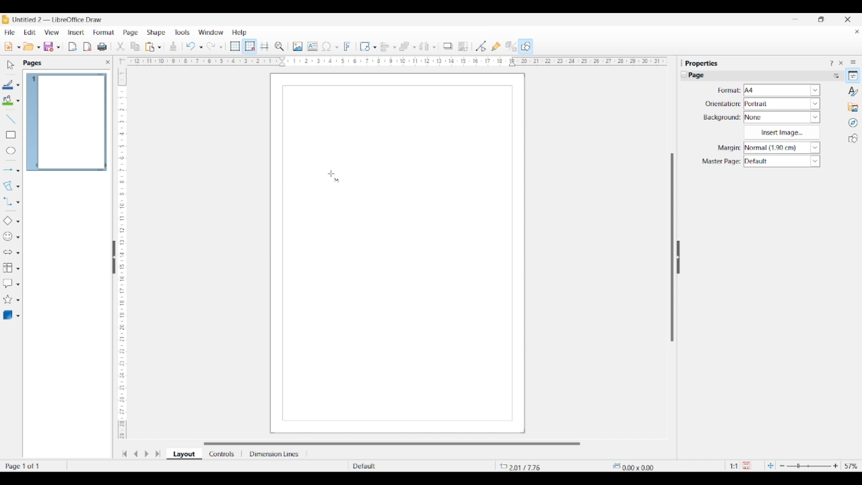 This screenshot has height=485, width=862. What do you see at coordinates (853, 91) in the screenshot?
I see `Styles` at bounding box center [853, 91].